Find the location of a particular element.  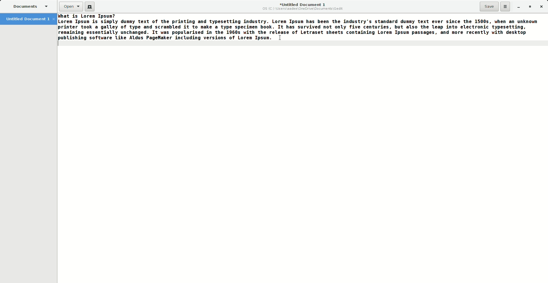

Untitled Document is located at coordinates (30, 19).